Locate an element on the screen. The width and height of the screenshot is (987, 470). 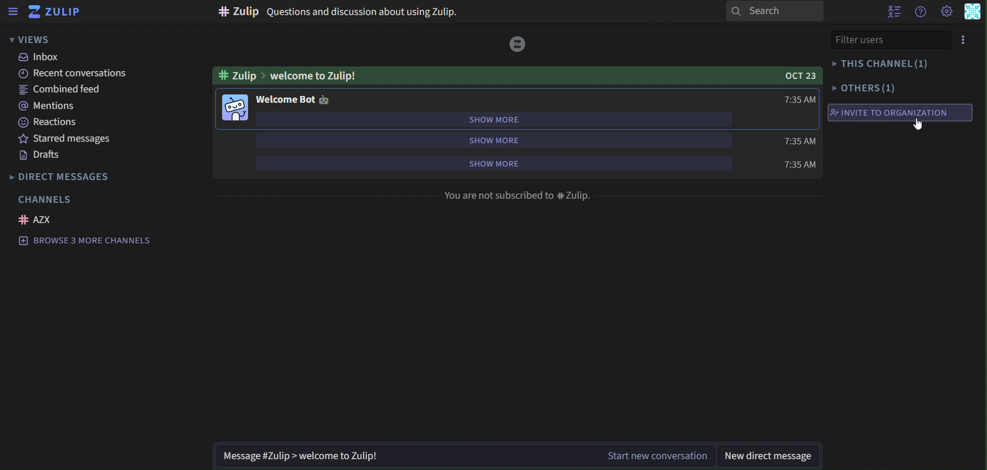
filter users is located at coordinates (871, 39).